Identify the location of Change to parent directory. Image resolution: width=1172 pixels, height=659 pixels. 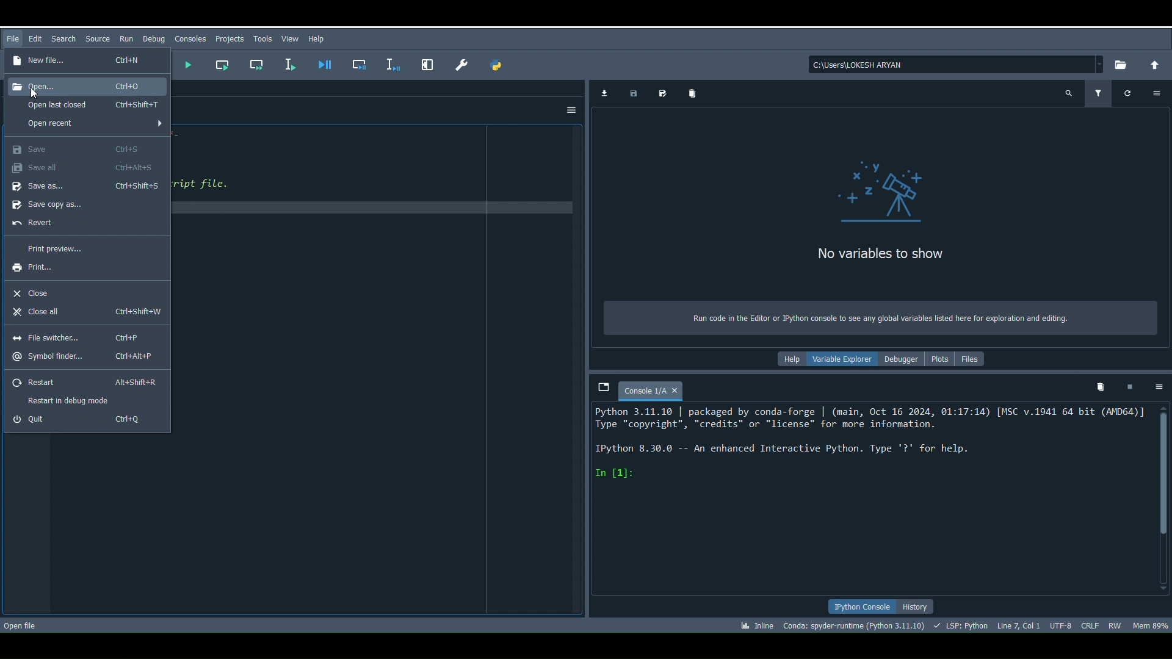
(1154, 64).